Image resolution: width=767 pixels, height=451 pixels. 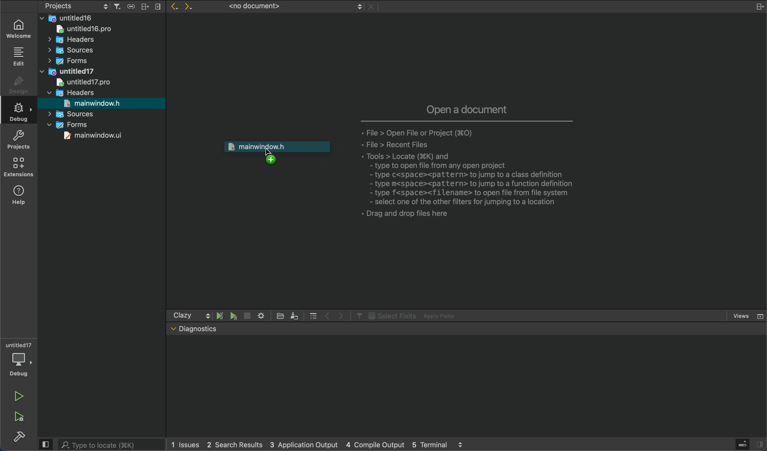 What do you see at coordinates (23, 198) in the screenshot?
I see `help` at bounding box center [23, 198].